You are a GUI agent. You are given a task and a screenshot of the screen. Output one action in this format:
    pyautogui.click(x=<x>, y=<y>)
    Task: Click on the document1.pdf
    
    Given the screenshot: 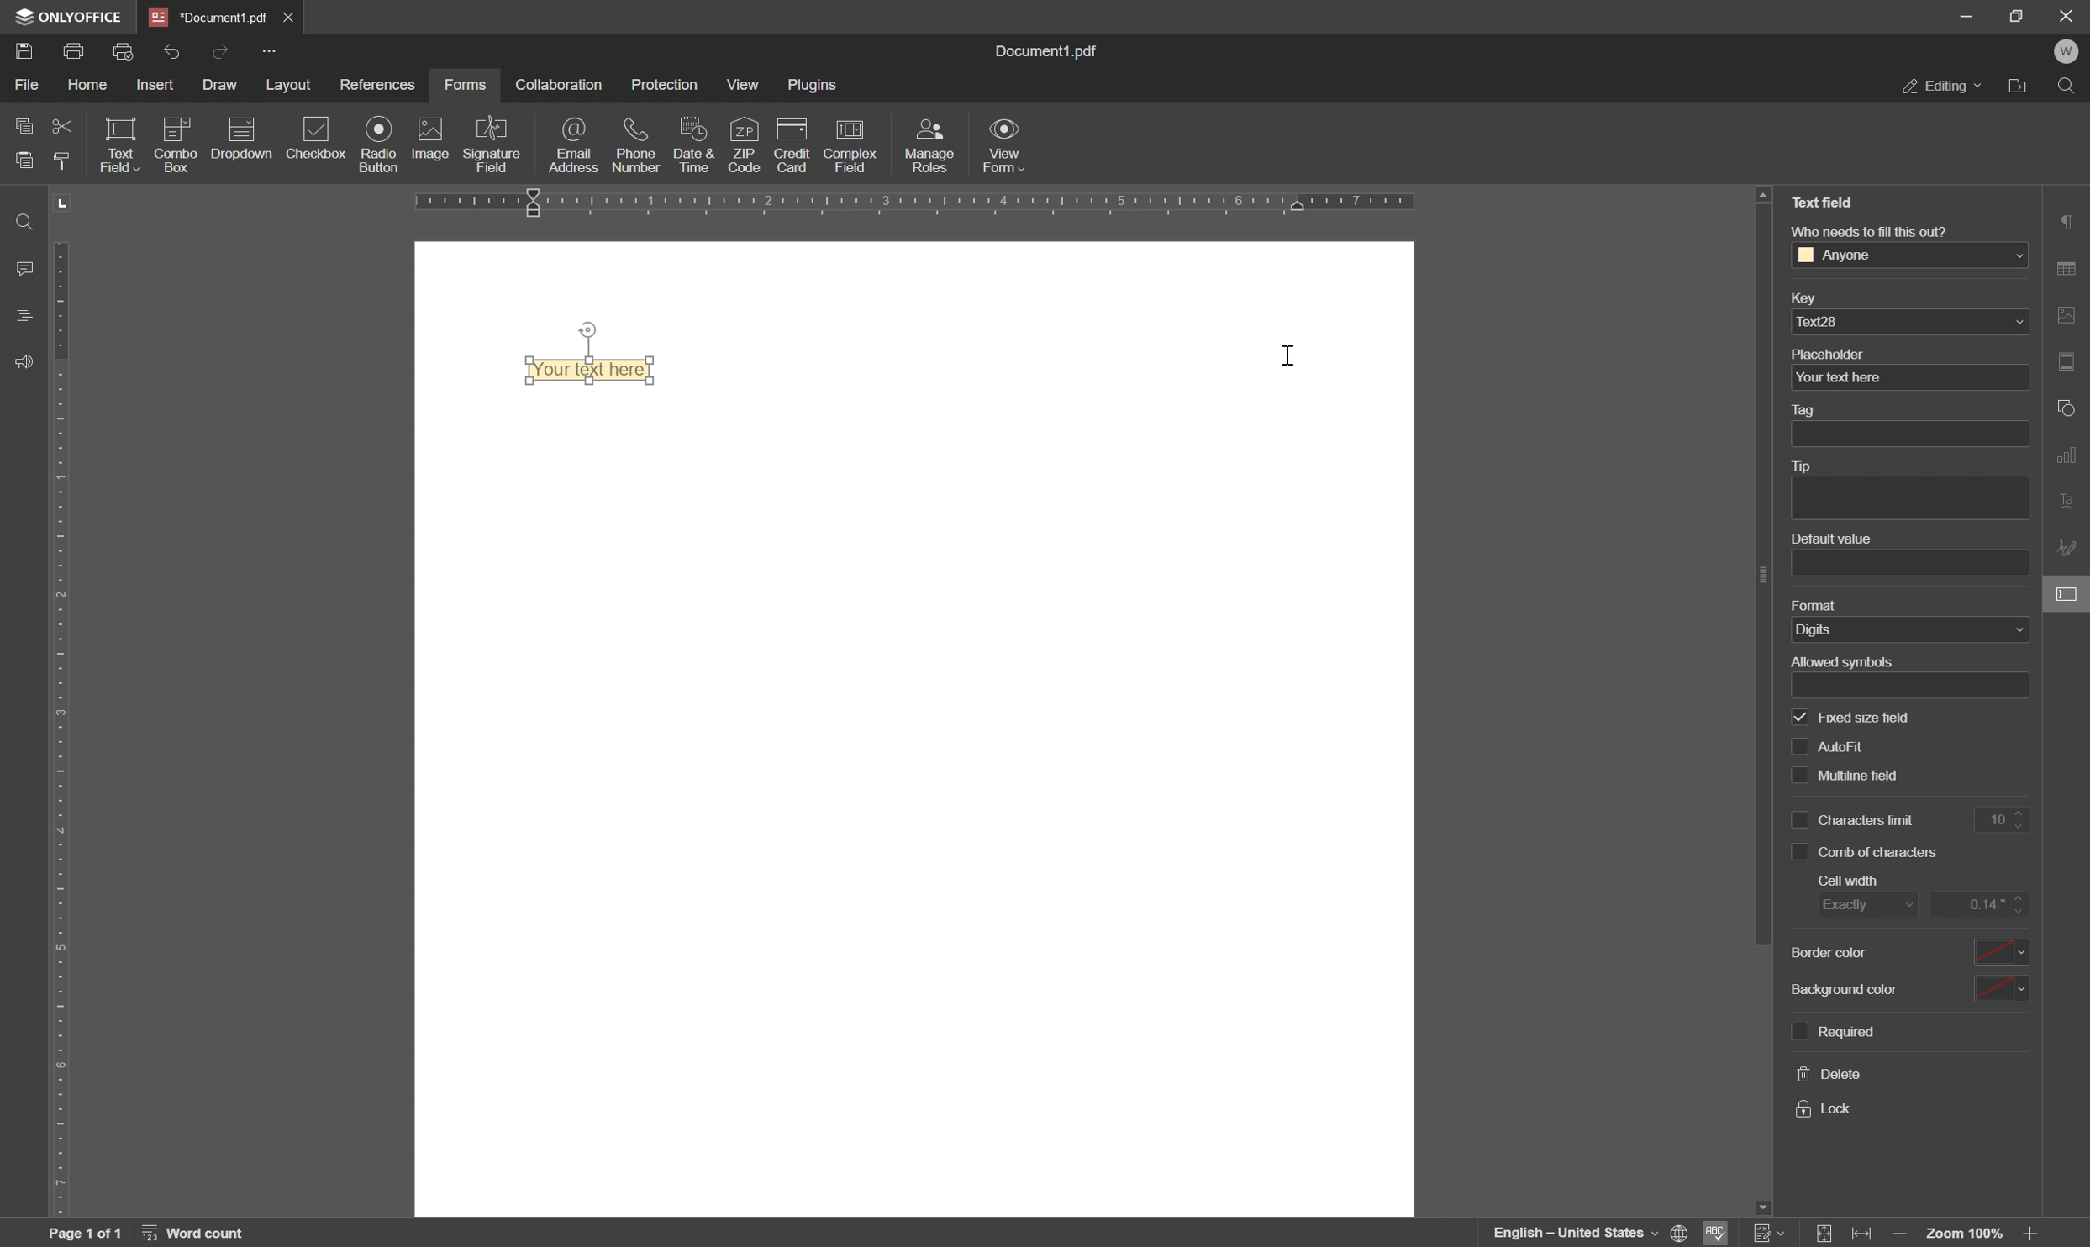 What is the action you would take?
    pyautogui.click(x=1038, y=50)
    